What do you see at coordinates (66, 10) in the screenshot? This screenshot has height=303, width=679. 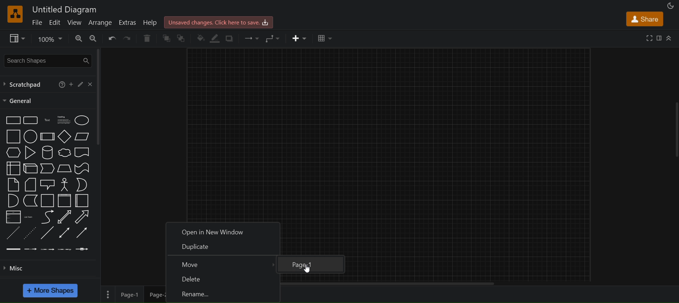 I see `utitled diagram` at bounding box center [66, 10].